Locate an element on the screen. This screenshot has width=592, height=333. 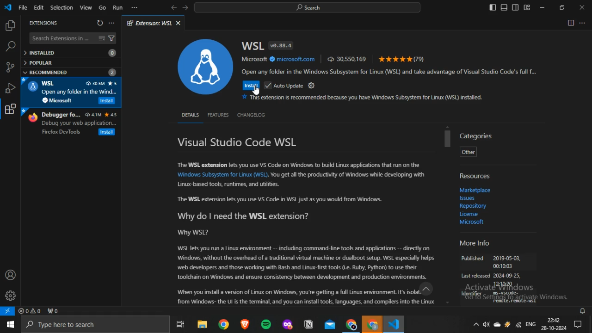
Open any folder in the Windows Subsystem for Linux (WSL) and take advantage of Visual Studio Code's full f... is located at coordinates (391, 72).